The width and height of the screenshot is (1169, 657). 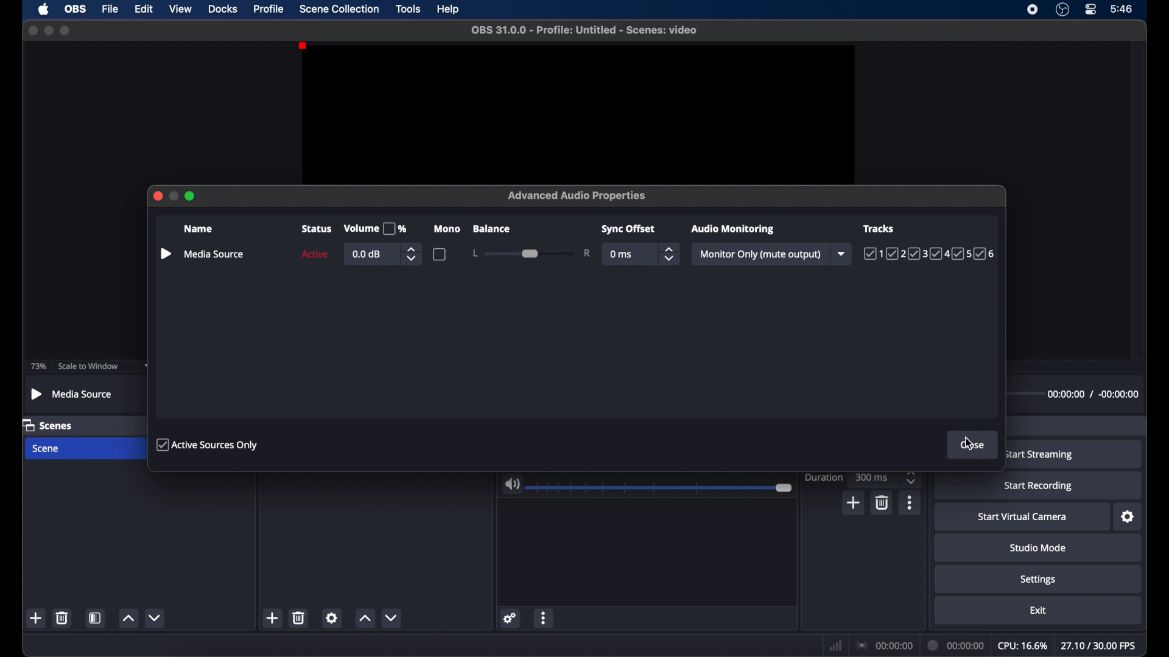 I want to click on delete, so click(x=61, y=617).